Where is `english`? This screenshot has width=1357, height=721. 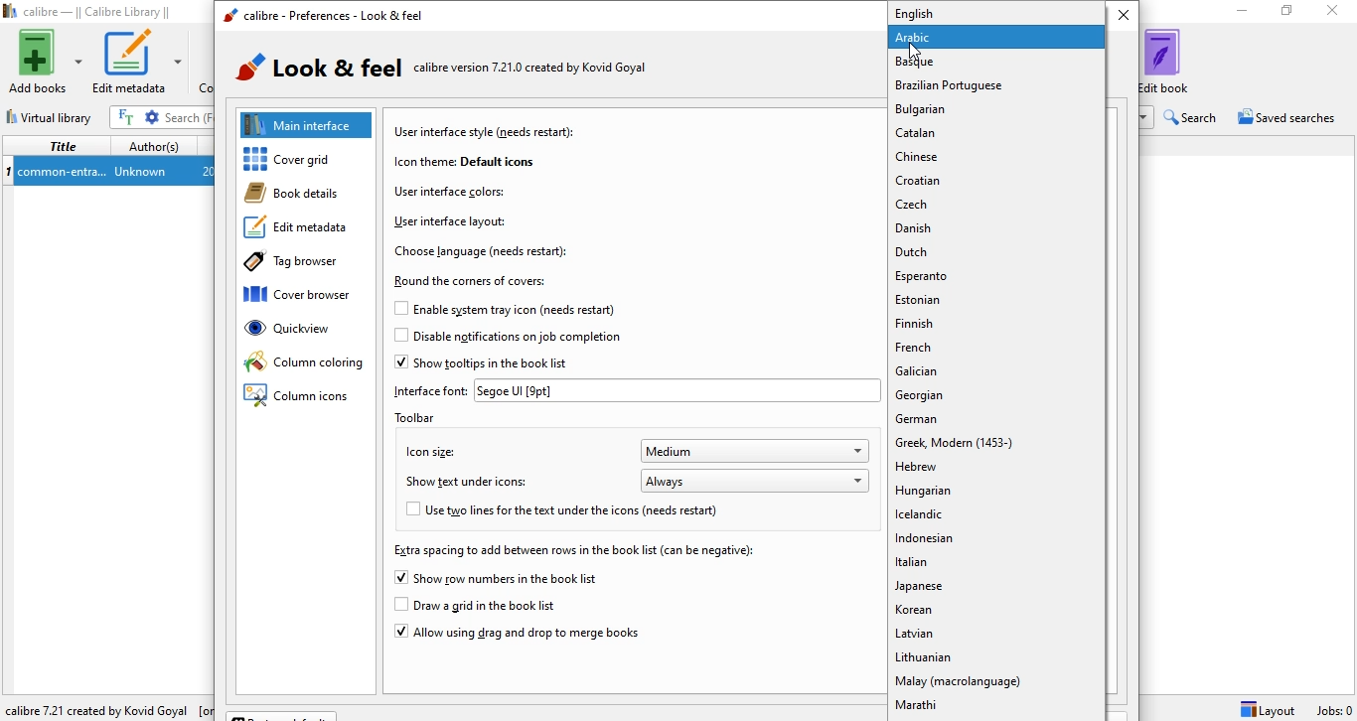 english is located at coordinates (991, 14).